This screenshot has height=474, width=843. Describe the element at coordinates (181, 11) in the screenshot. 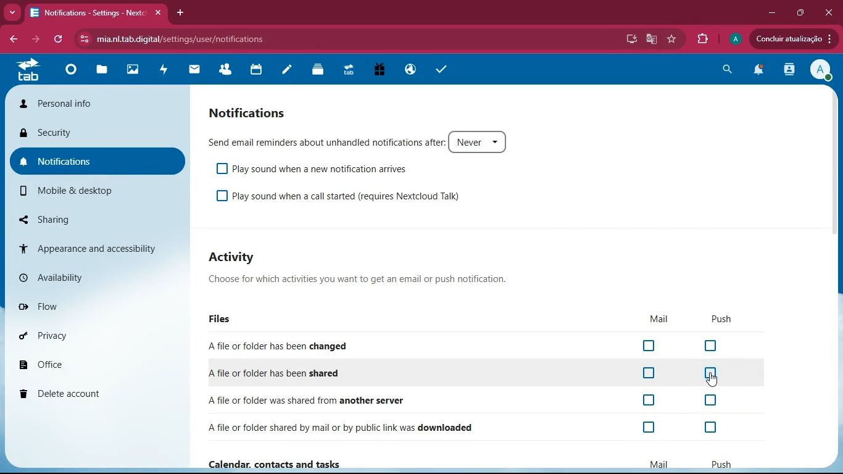

I see `add tab` at that location.